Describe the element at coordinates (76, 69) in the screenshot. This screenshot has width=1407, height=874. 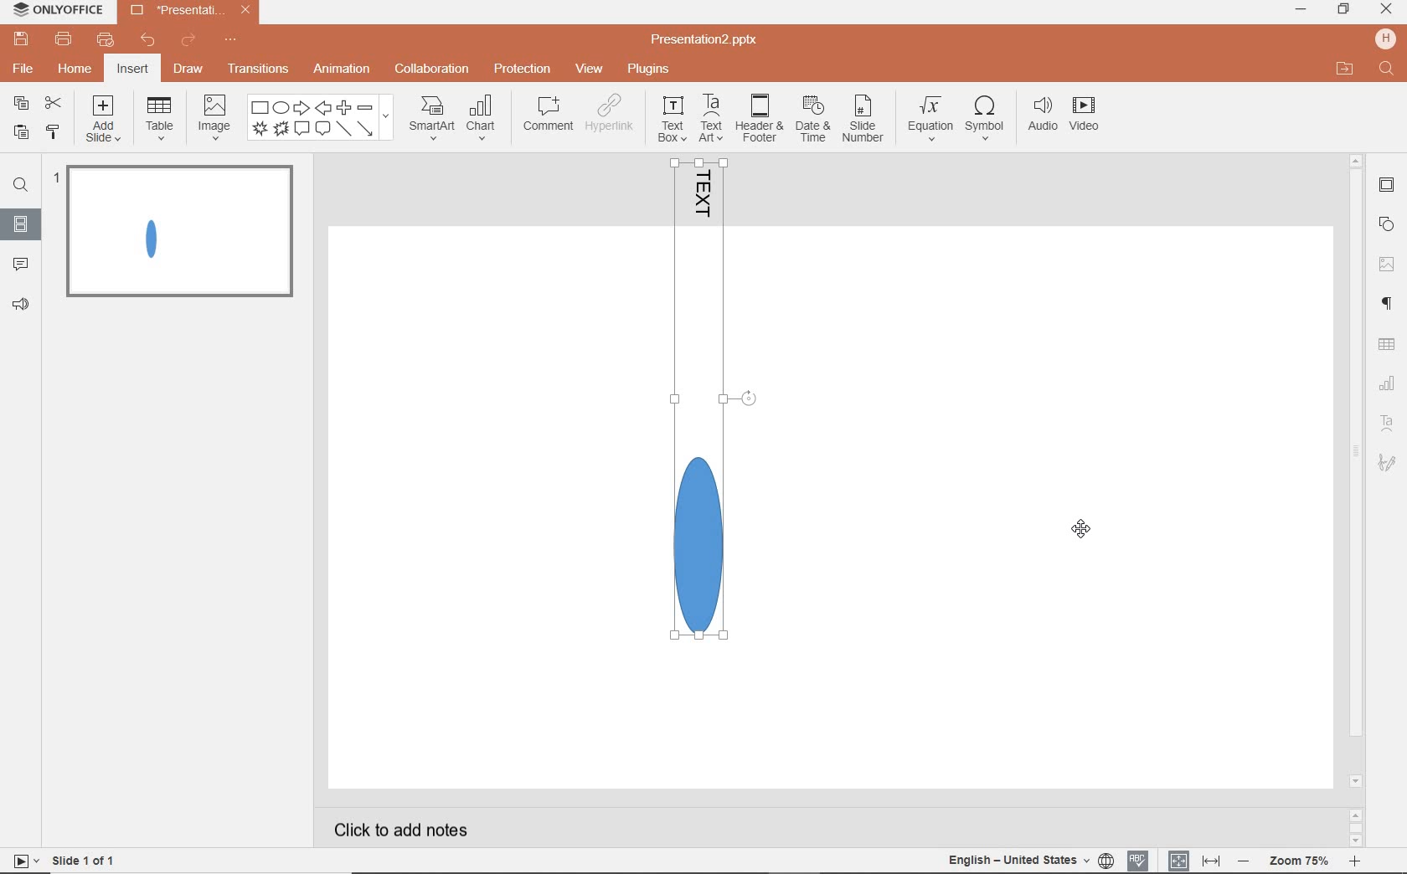
I see `home` at that location.